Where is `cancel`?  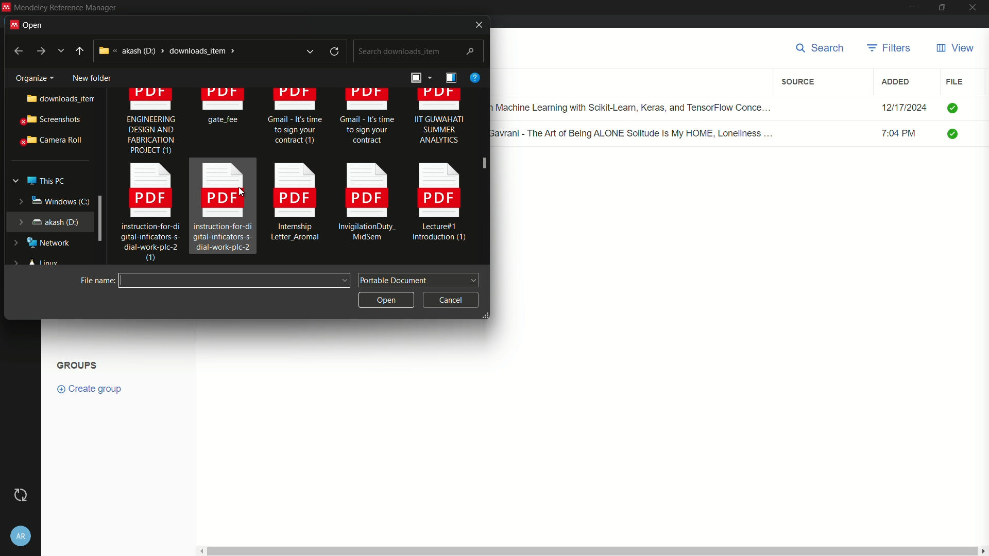 cancel is located at coordinates (451, 298).